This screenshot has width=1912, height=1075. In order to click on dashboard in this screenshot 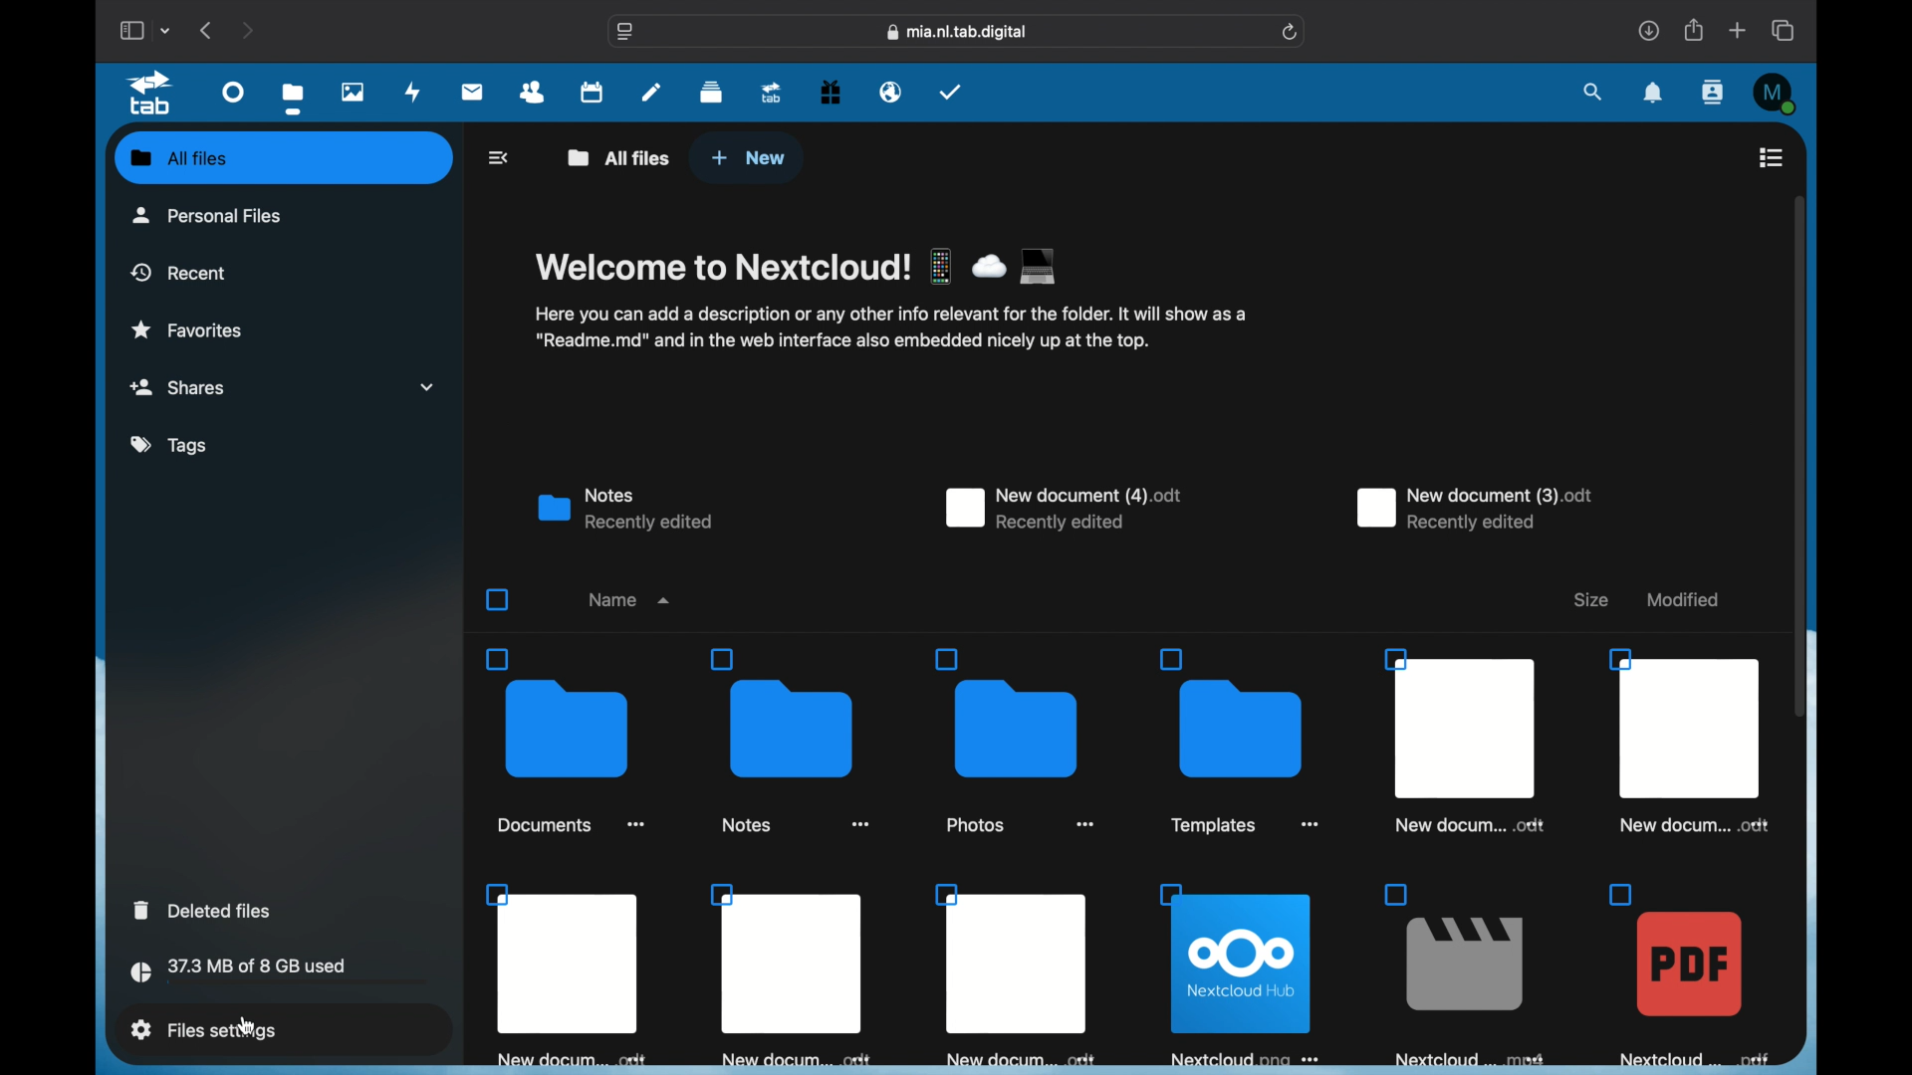, I will do `click(234, 91)`.